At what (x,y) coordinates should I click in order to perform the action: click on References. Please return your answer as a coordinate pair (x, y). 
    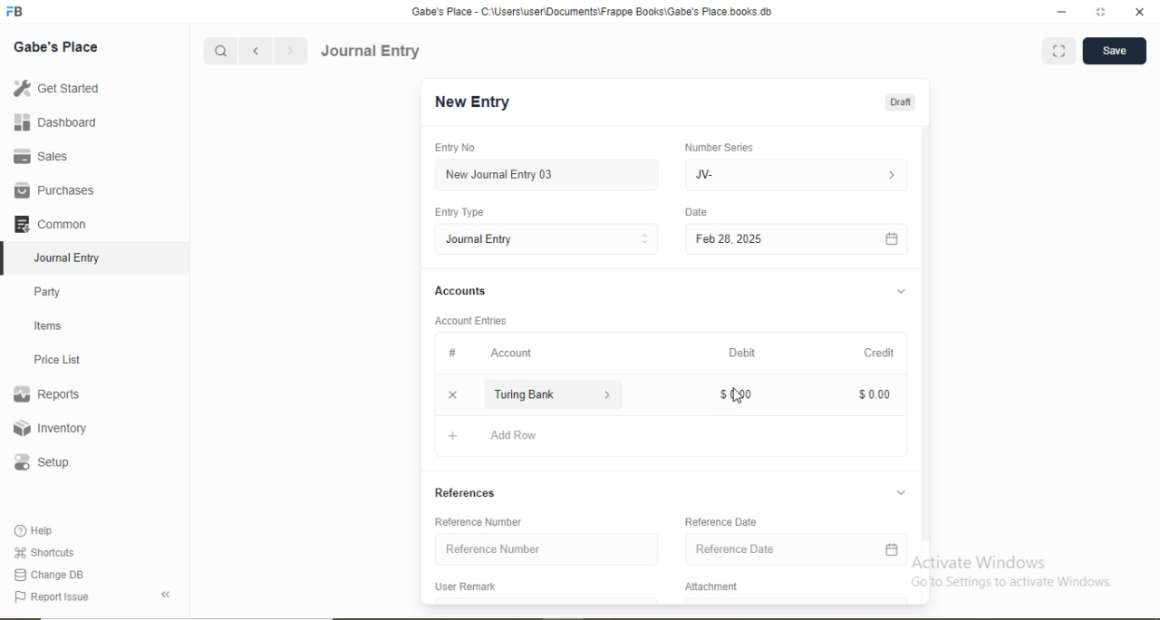
    Looking at the image, I should click on (465, 492).